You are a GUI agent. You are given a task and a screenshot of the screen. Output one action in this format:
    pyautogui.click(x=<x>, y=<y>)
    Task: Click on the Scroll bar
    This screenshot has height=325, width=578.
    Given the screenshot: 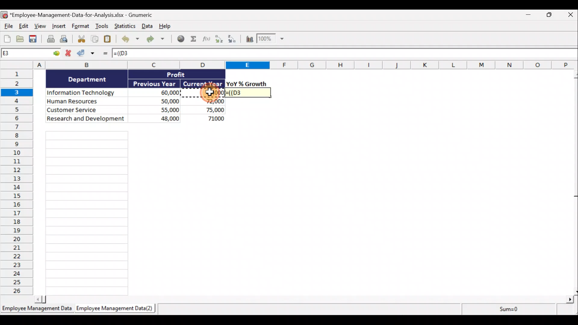 What is the action you would take?
    pyautogui.click(x=304, y=300)
    